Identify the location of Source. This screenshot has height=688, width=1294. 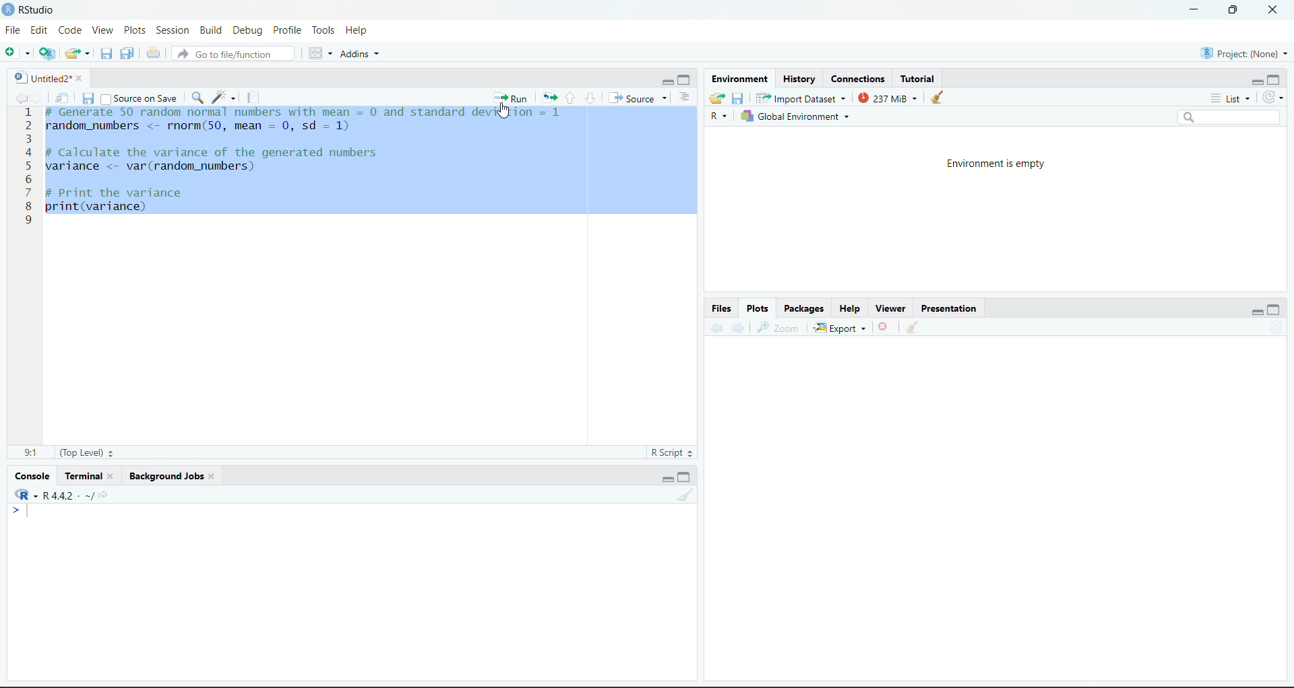
(638, 98).